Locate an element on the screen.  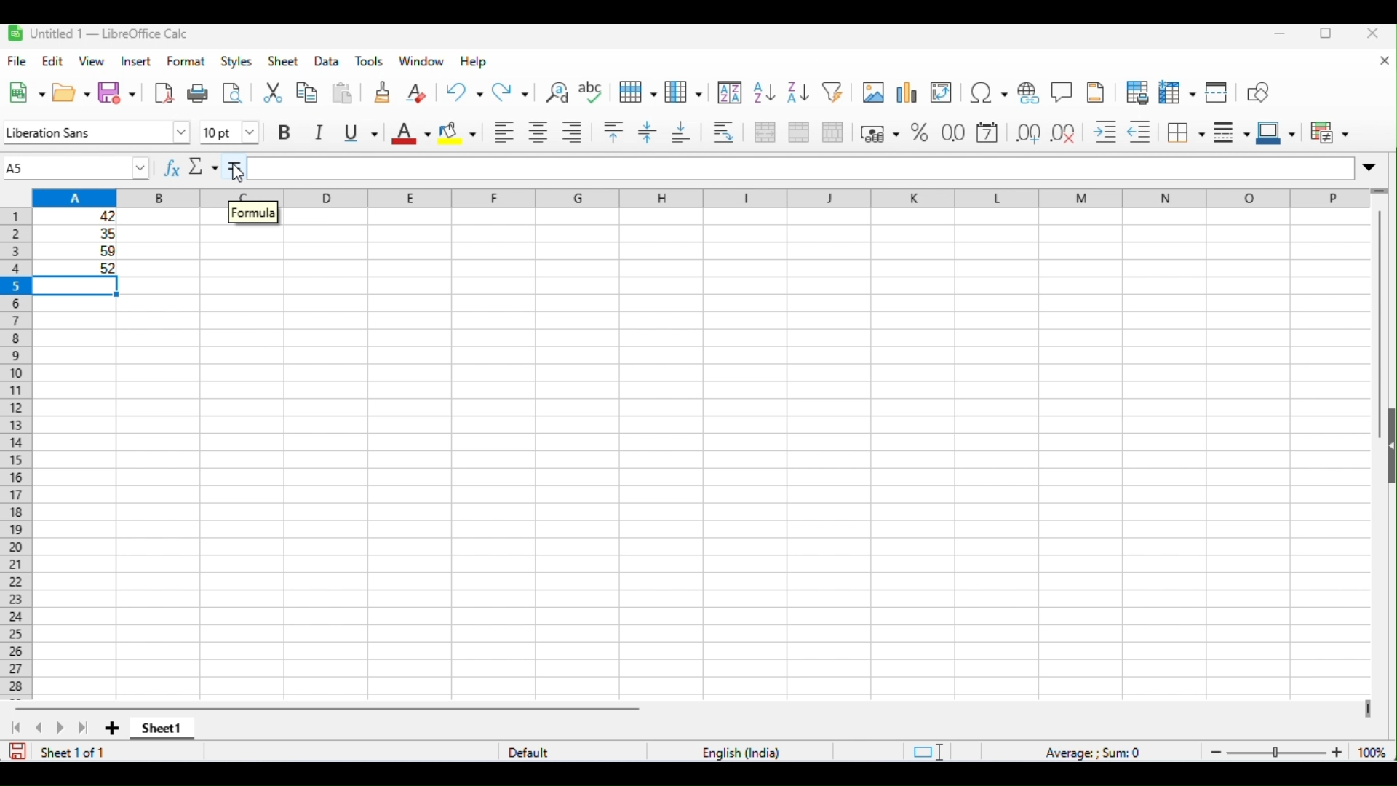
expand is located at coordinates (1372, 166).